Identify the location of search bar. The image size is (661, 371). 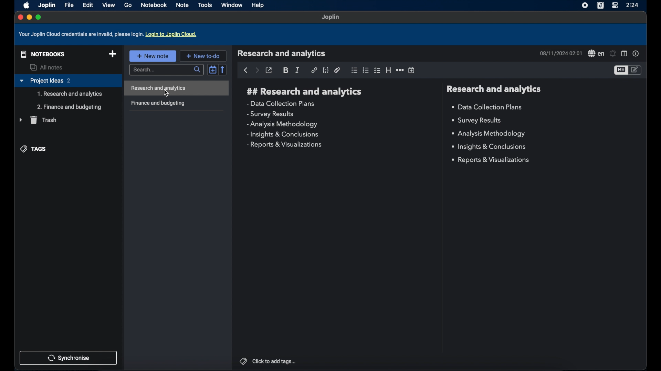
(166, 70).